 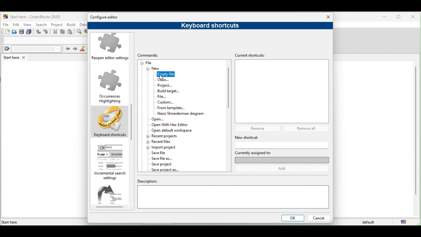 I want to click on cursor, so click(x=163, y=79).